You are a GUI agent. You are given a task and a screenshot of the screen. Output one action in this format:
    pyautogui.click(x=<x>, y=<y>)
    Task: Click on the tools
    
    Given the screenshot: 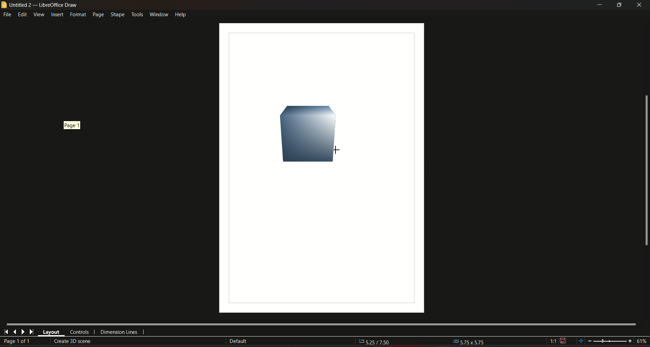 What is the action you would take?
    pyautogui.click(x=137, y=14)
    